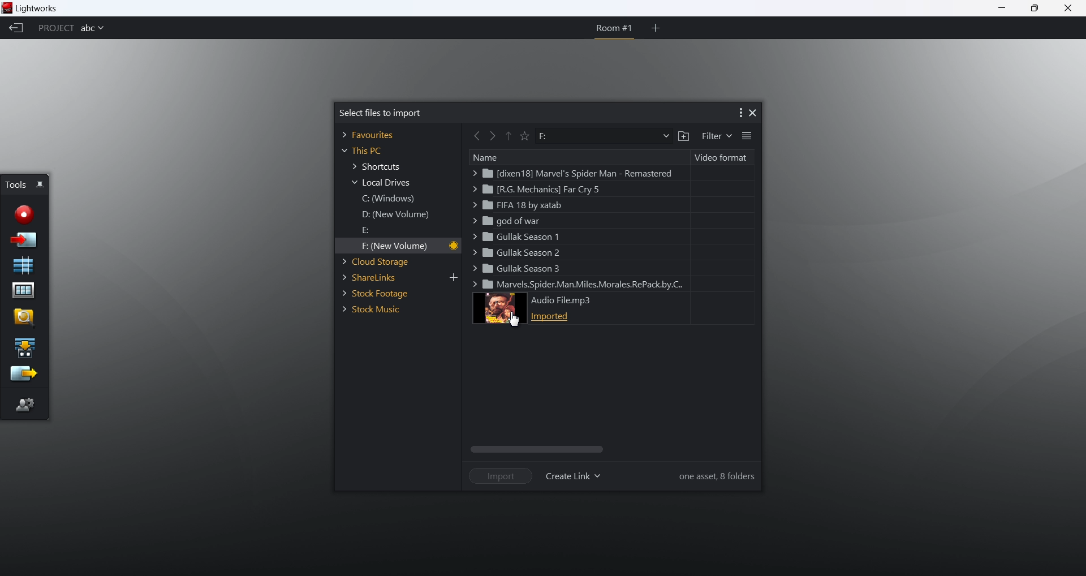 The width and height of the screenshot is (1086, 576). Describe the element at coordinates (23, 317) in the screenshot. I see `find` at that location.